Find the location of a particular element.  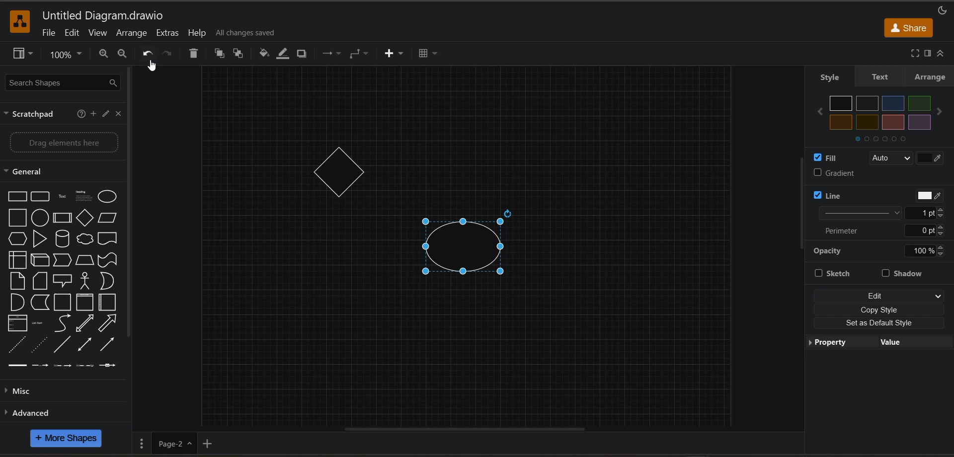

Circle is located at coordinates (39, 217).